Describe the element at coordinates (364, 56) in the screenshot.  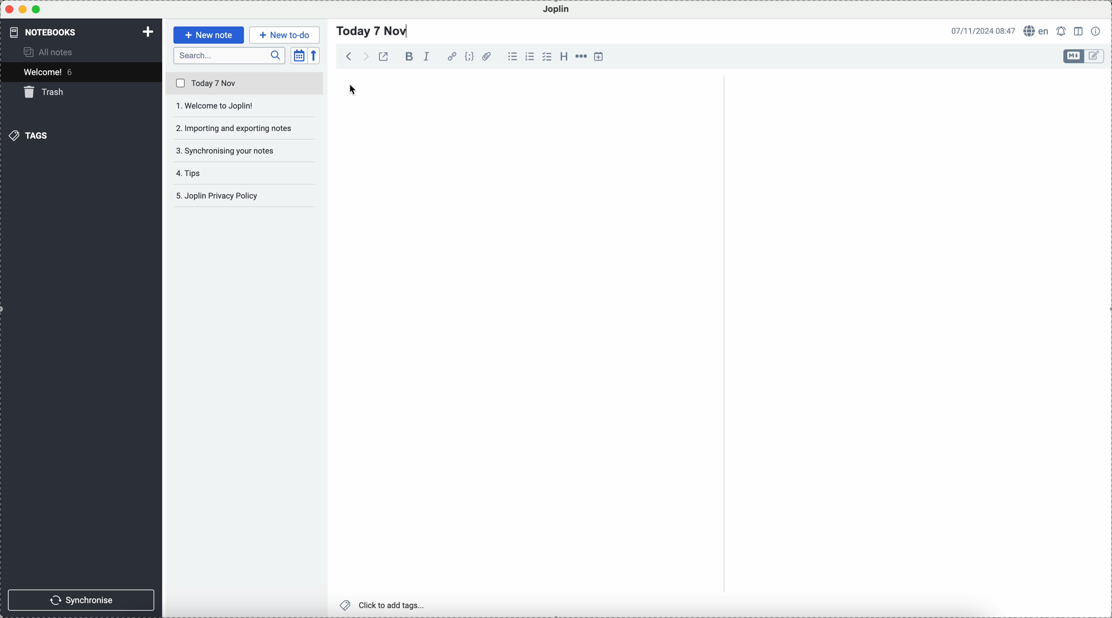
I see `forward` at that location.